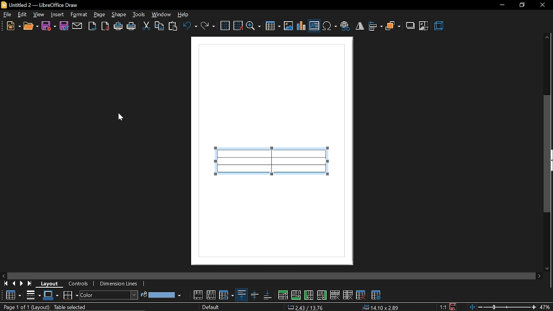  What do you see at coordinates (346, 26) in the screenshot?
I see `insert hyperlink` at bounding box center [346, 26].